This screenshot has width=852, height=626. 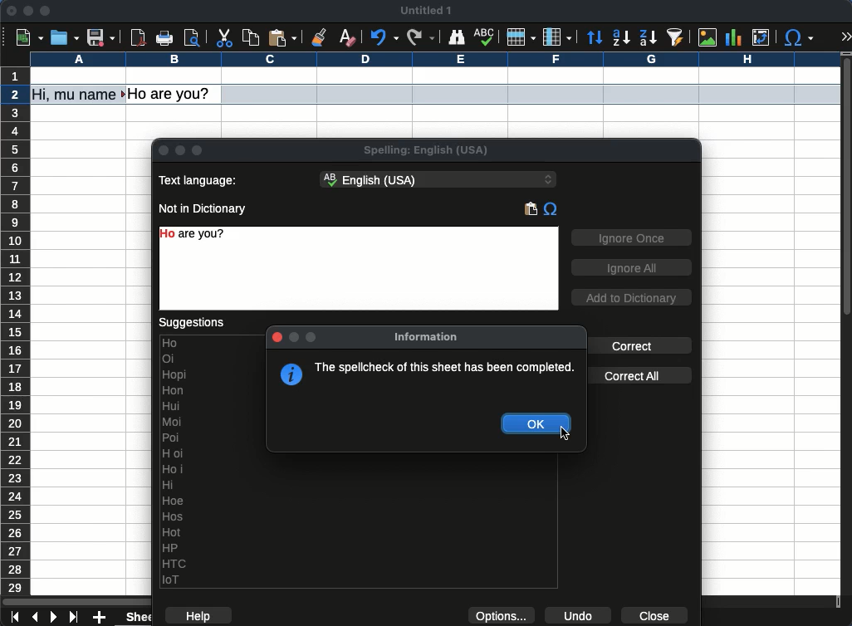 What do you see at coordinates (169, 359) in the screenshot?
I see `Oi` at bounding box center [169, 359].